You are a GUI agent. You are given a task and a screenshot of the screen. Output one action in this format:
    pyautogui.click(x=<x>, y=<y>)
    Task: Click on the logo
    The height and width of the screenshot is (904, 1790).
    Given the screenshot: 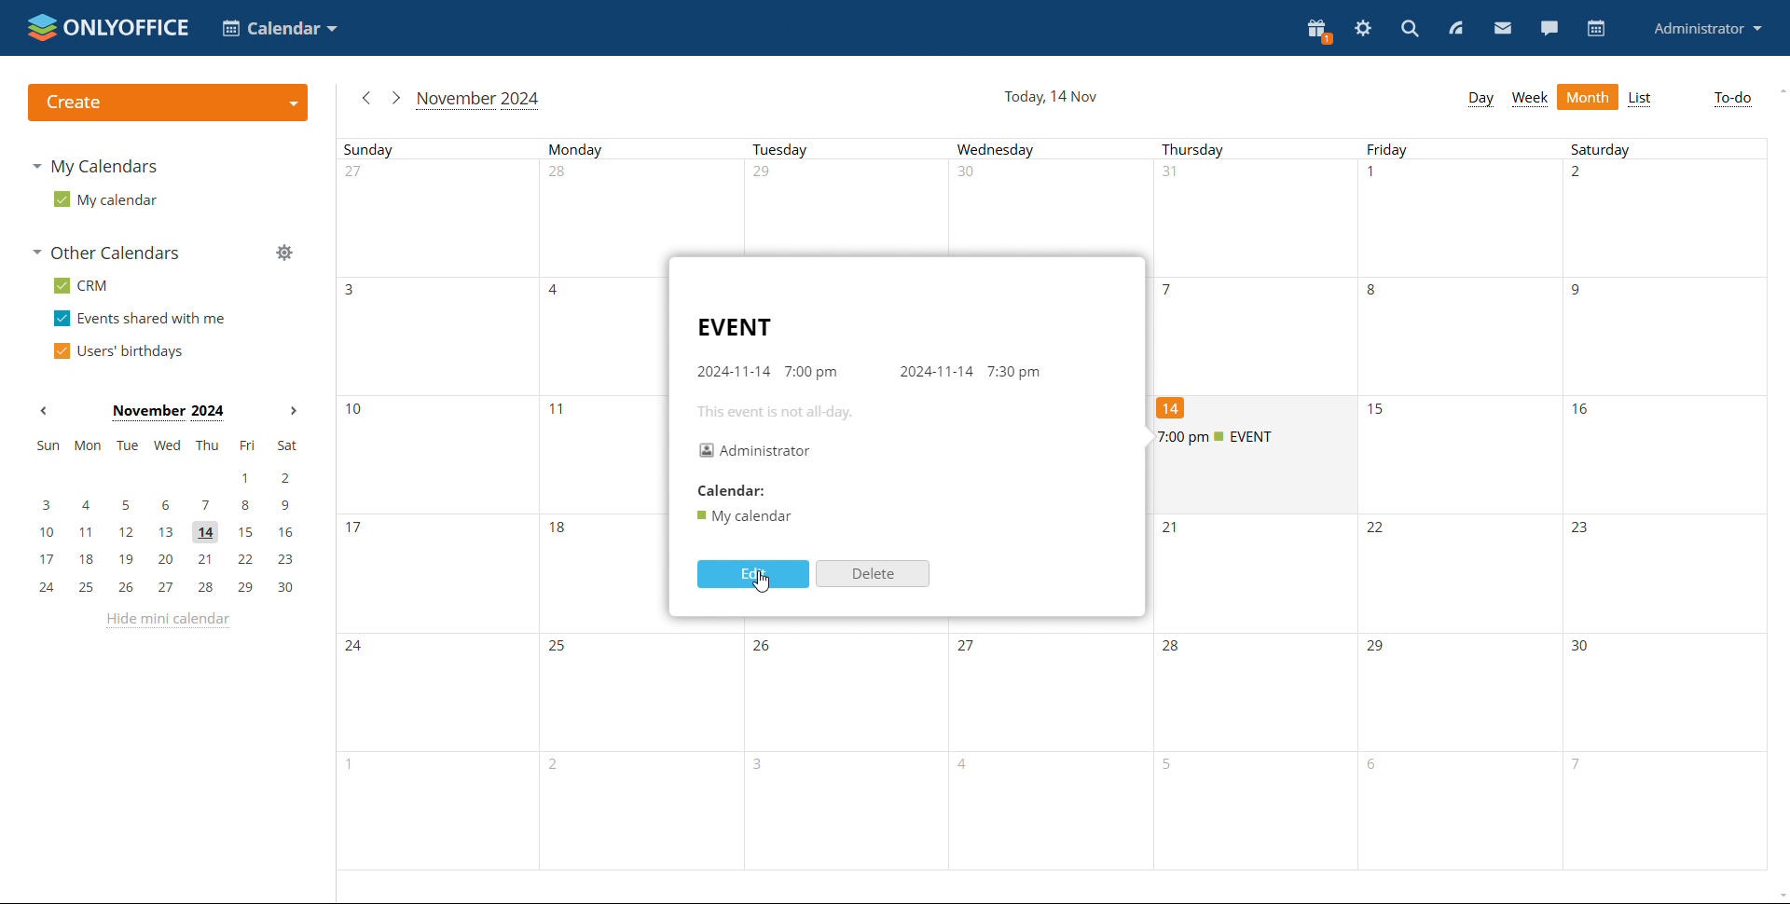 What is the action you would take?
    pyautogui.click(x=108, y=28)
    